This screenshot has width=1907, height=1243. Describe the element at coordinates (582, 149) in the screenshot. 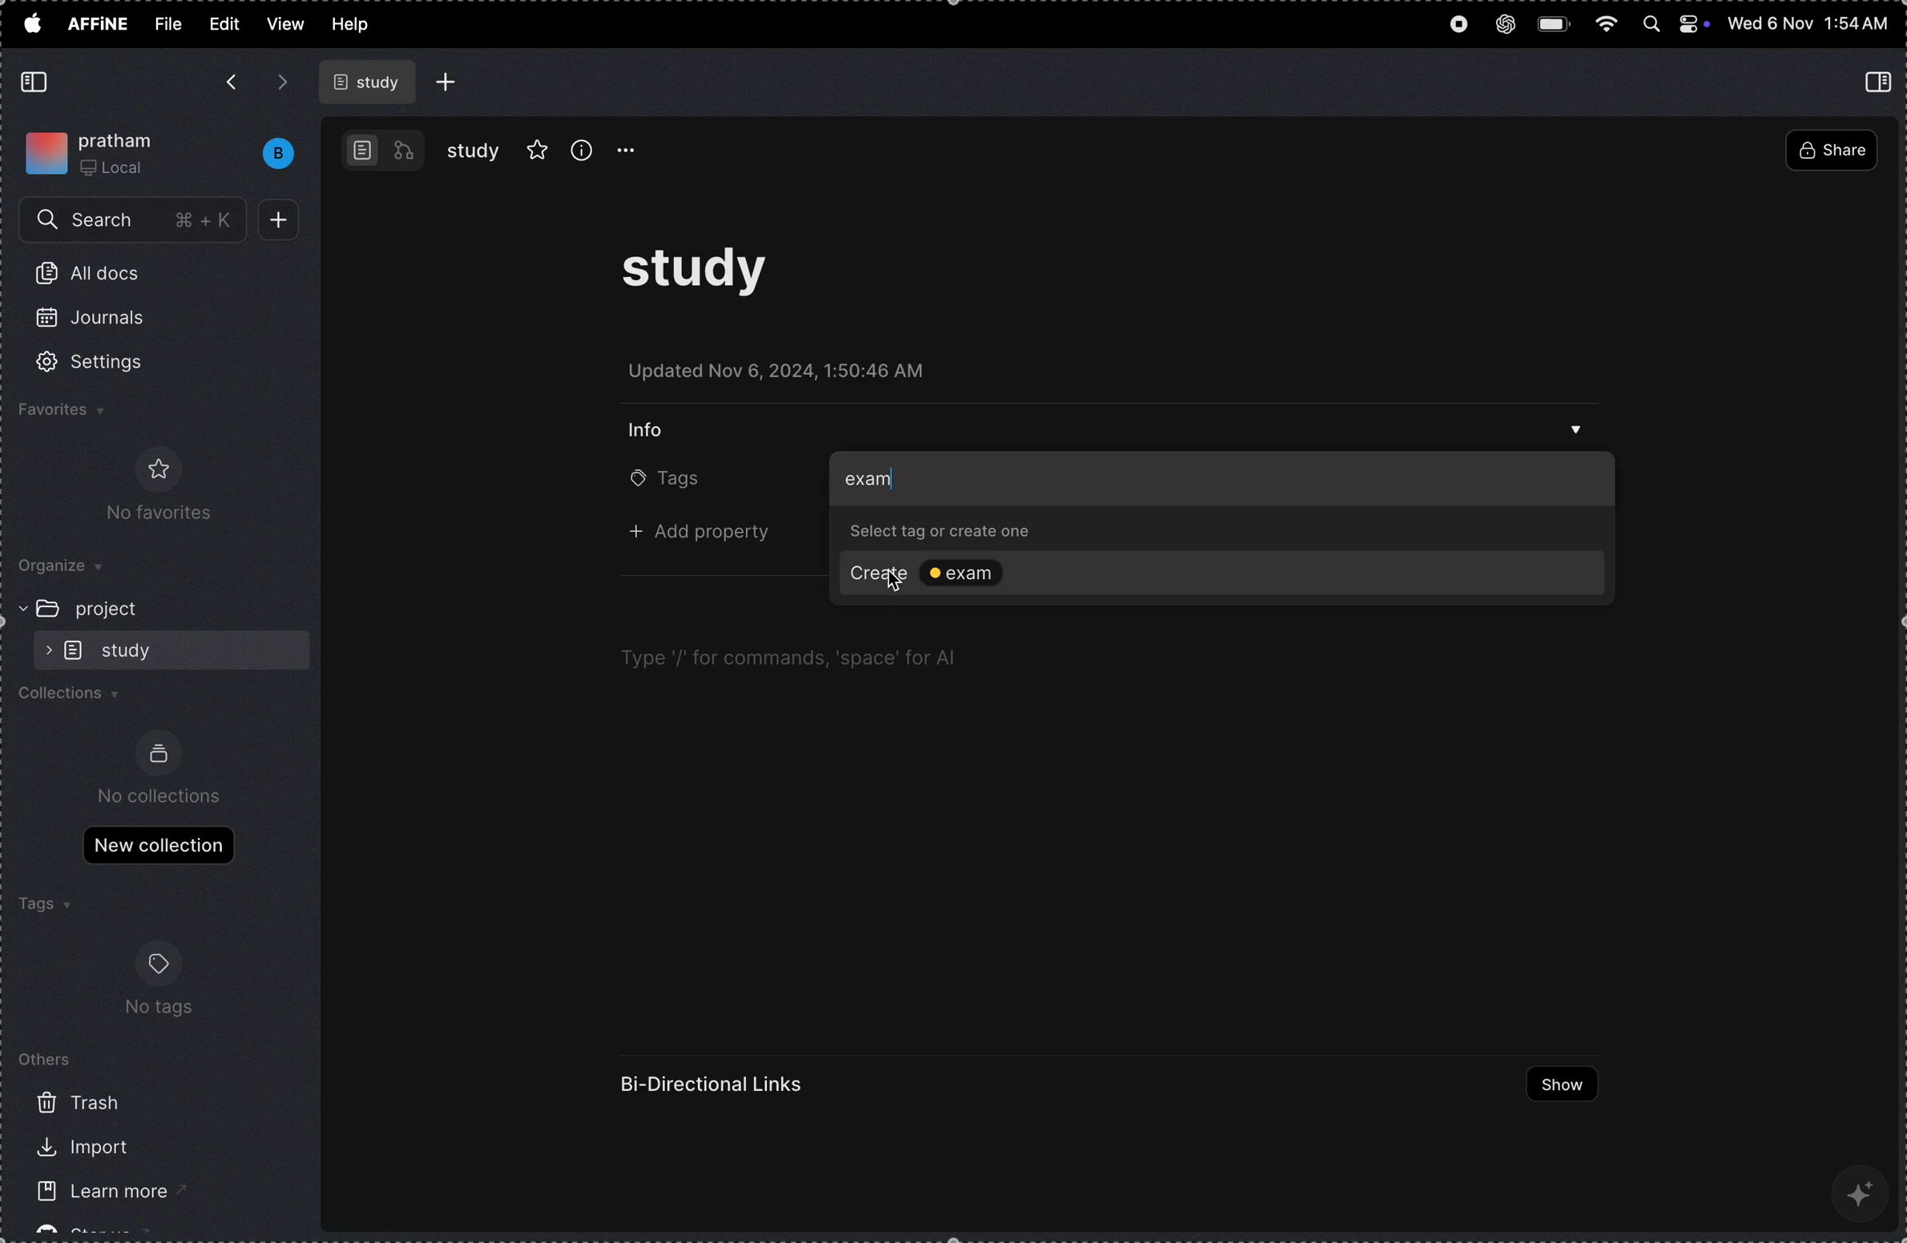

I see `info` at that location.